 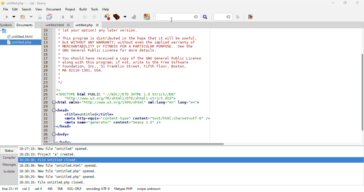 What do you see at coordinates (133, 144) in the screenshot?
I see `scroll bar` at bounding box center [133, 144].